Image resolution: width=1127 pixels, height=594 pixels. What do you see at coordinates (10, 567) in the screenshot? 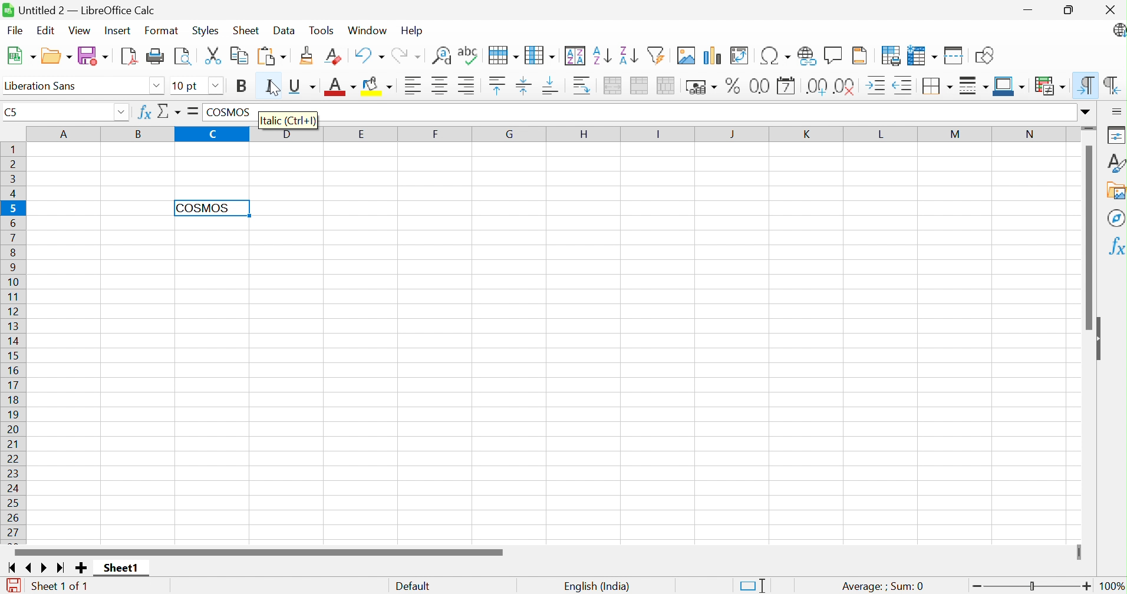
I see `Scroll to first sheet` at bounding box center [10, 567].